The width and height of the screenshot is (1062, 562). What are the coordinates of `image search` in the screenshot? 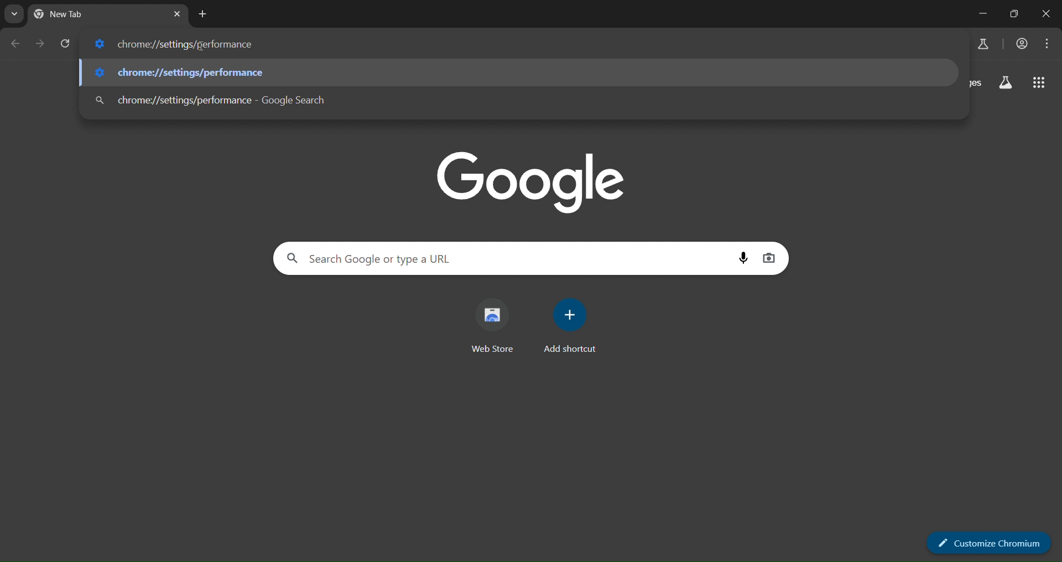 It's located at (769, 259).